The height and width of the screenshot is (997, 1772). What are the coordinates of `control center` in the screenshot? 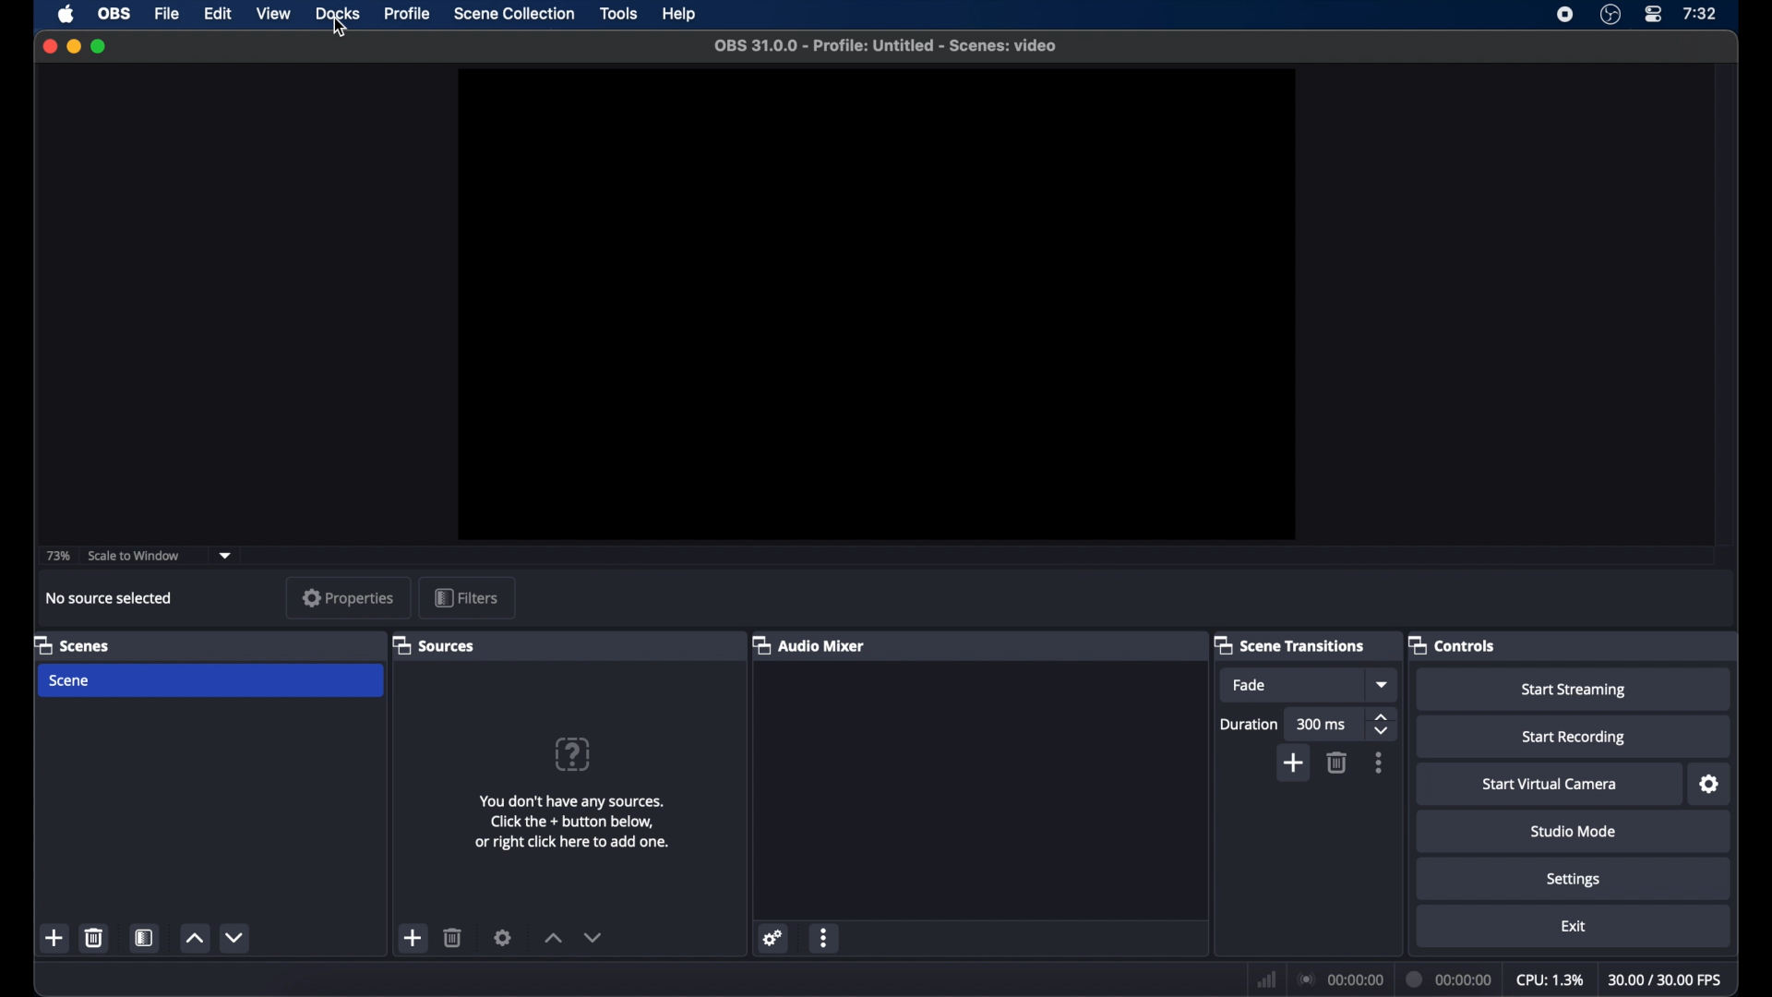 It's located at (1654, 15).